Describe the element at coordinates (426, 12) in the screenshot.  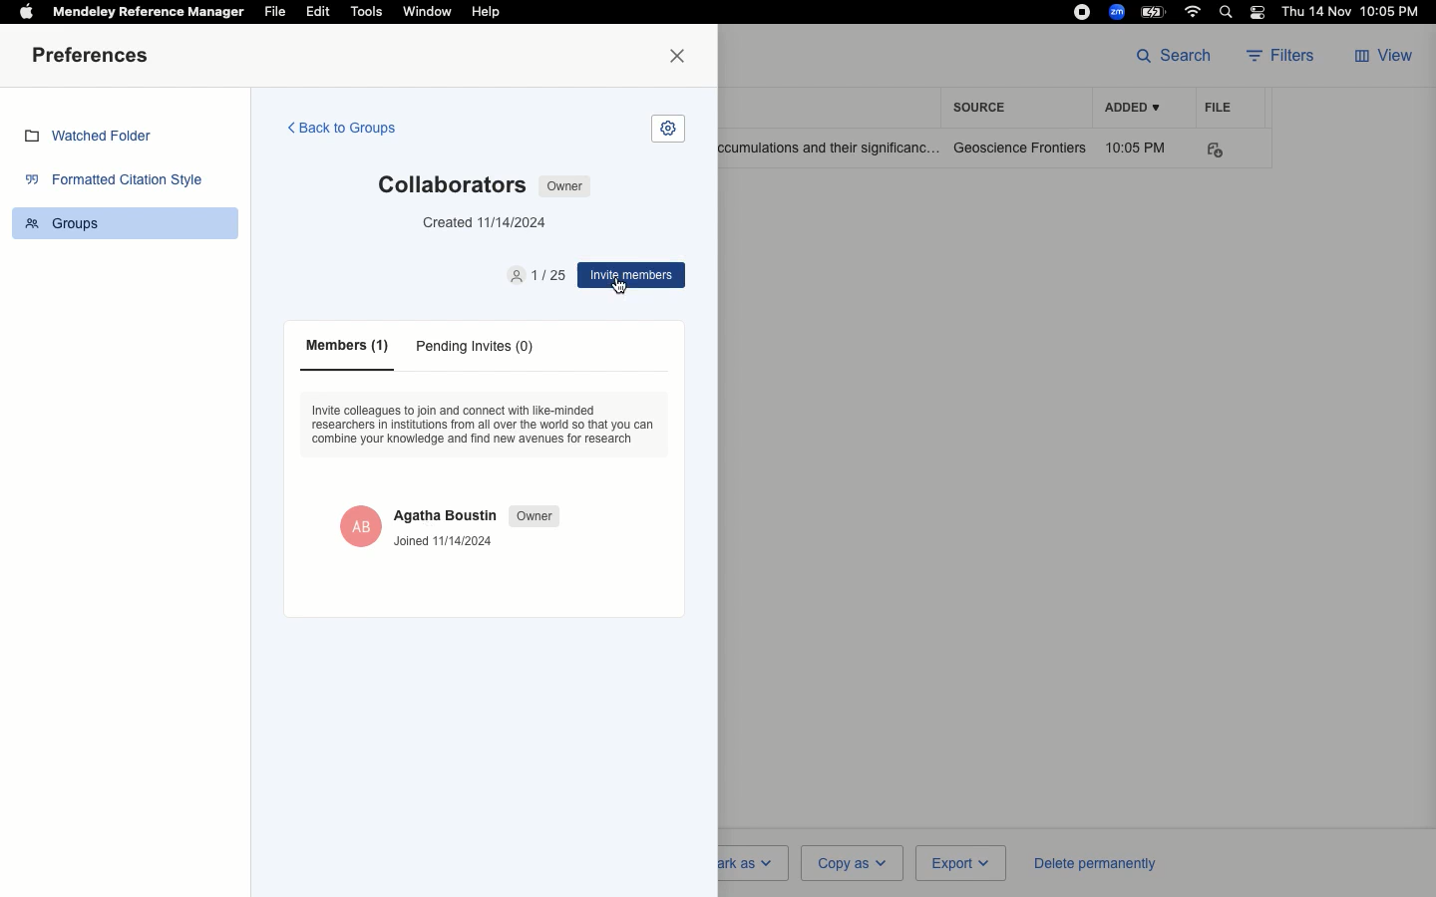
I see `Window` at that location.